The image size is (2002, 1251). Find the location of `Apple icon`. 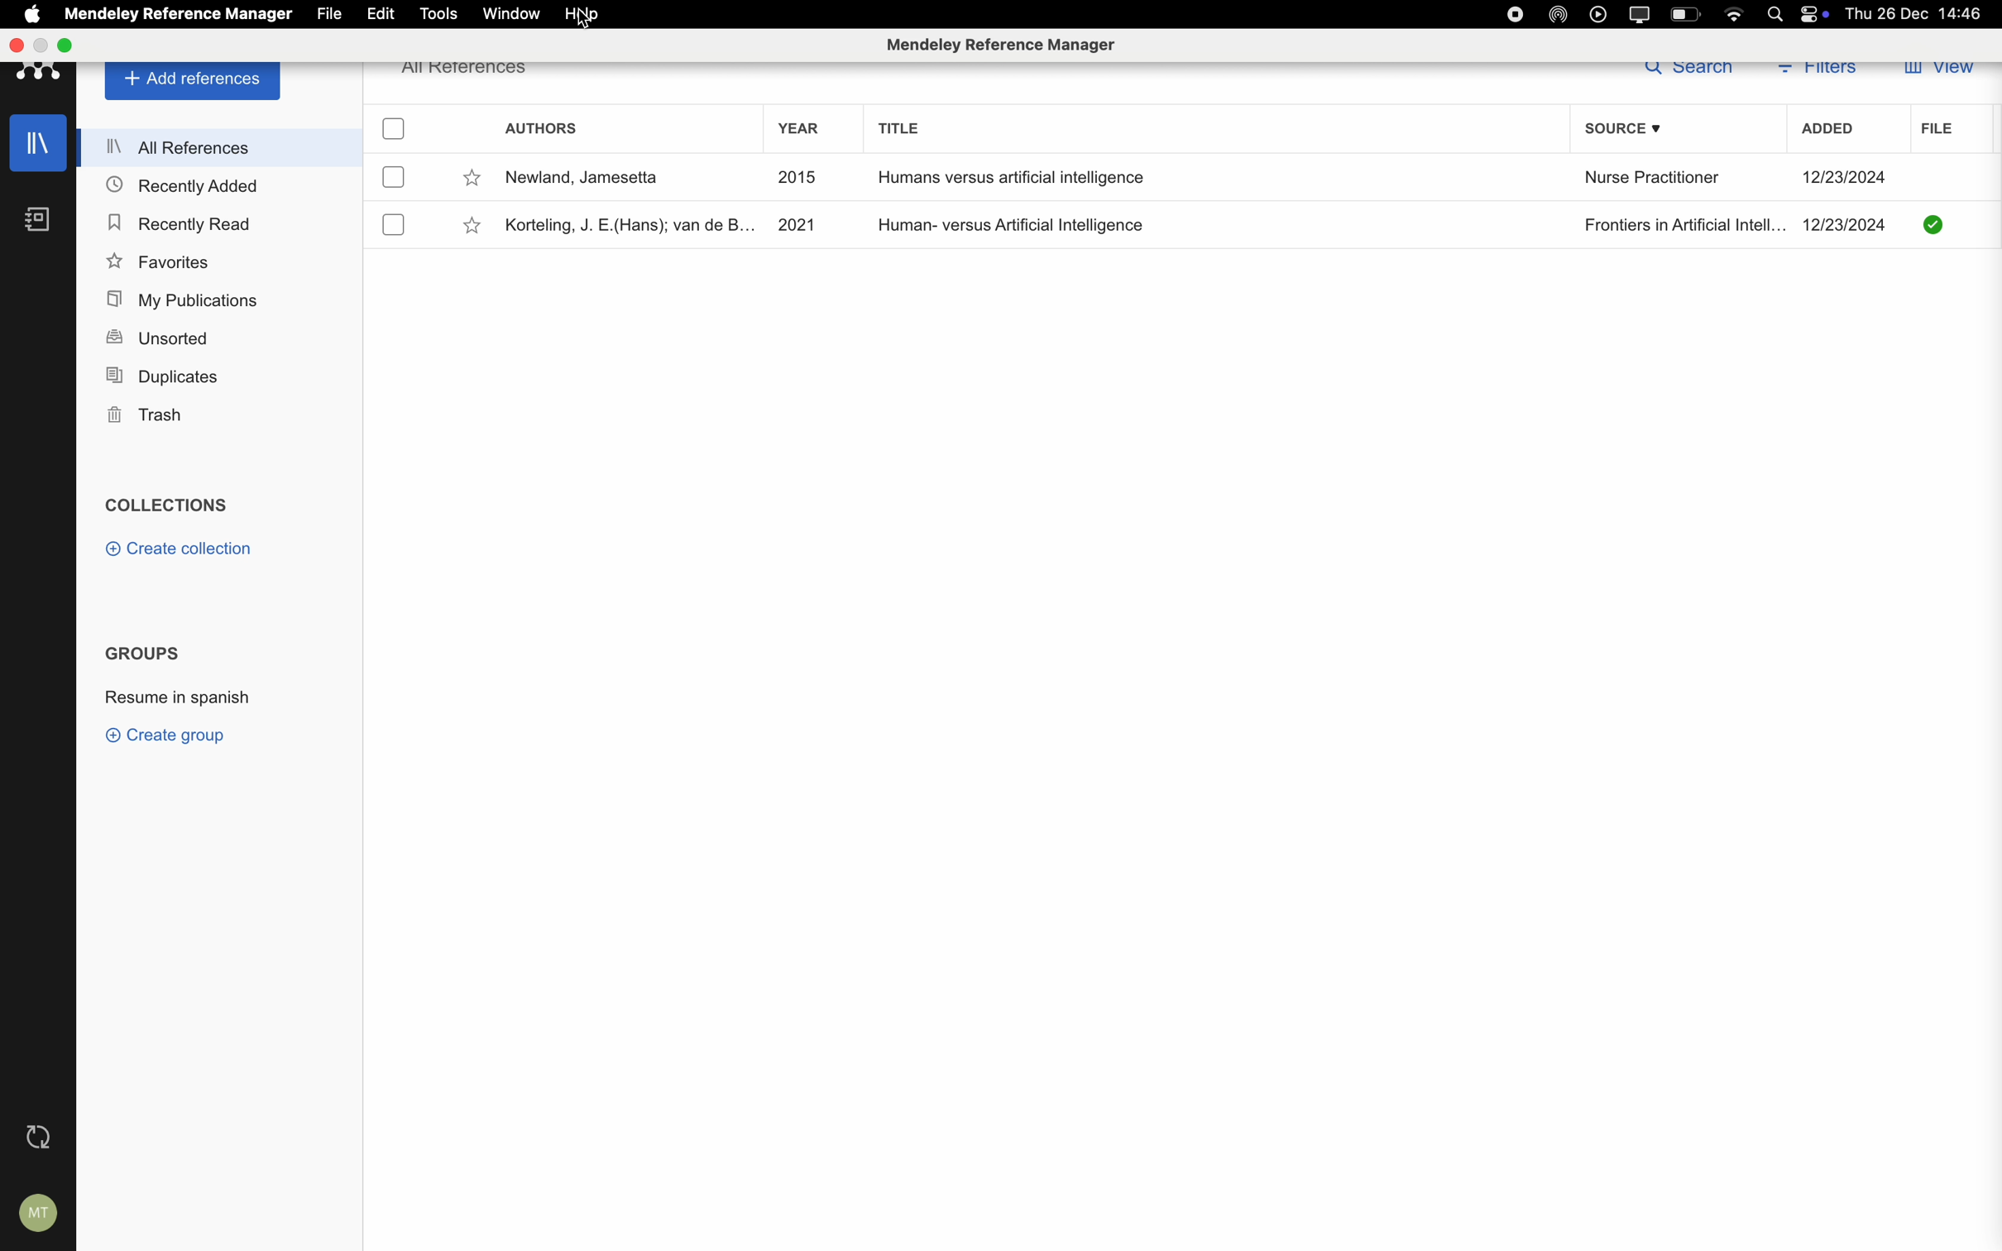

Apple icon is located at coordinates (25, 14).